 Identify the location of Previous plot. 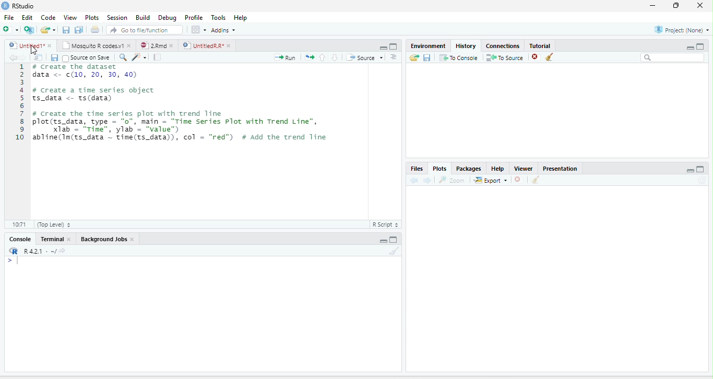
(414, 180).